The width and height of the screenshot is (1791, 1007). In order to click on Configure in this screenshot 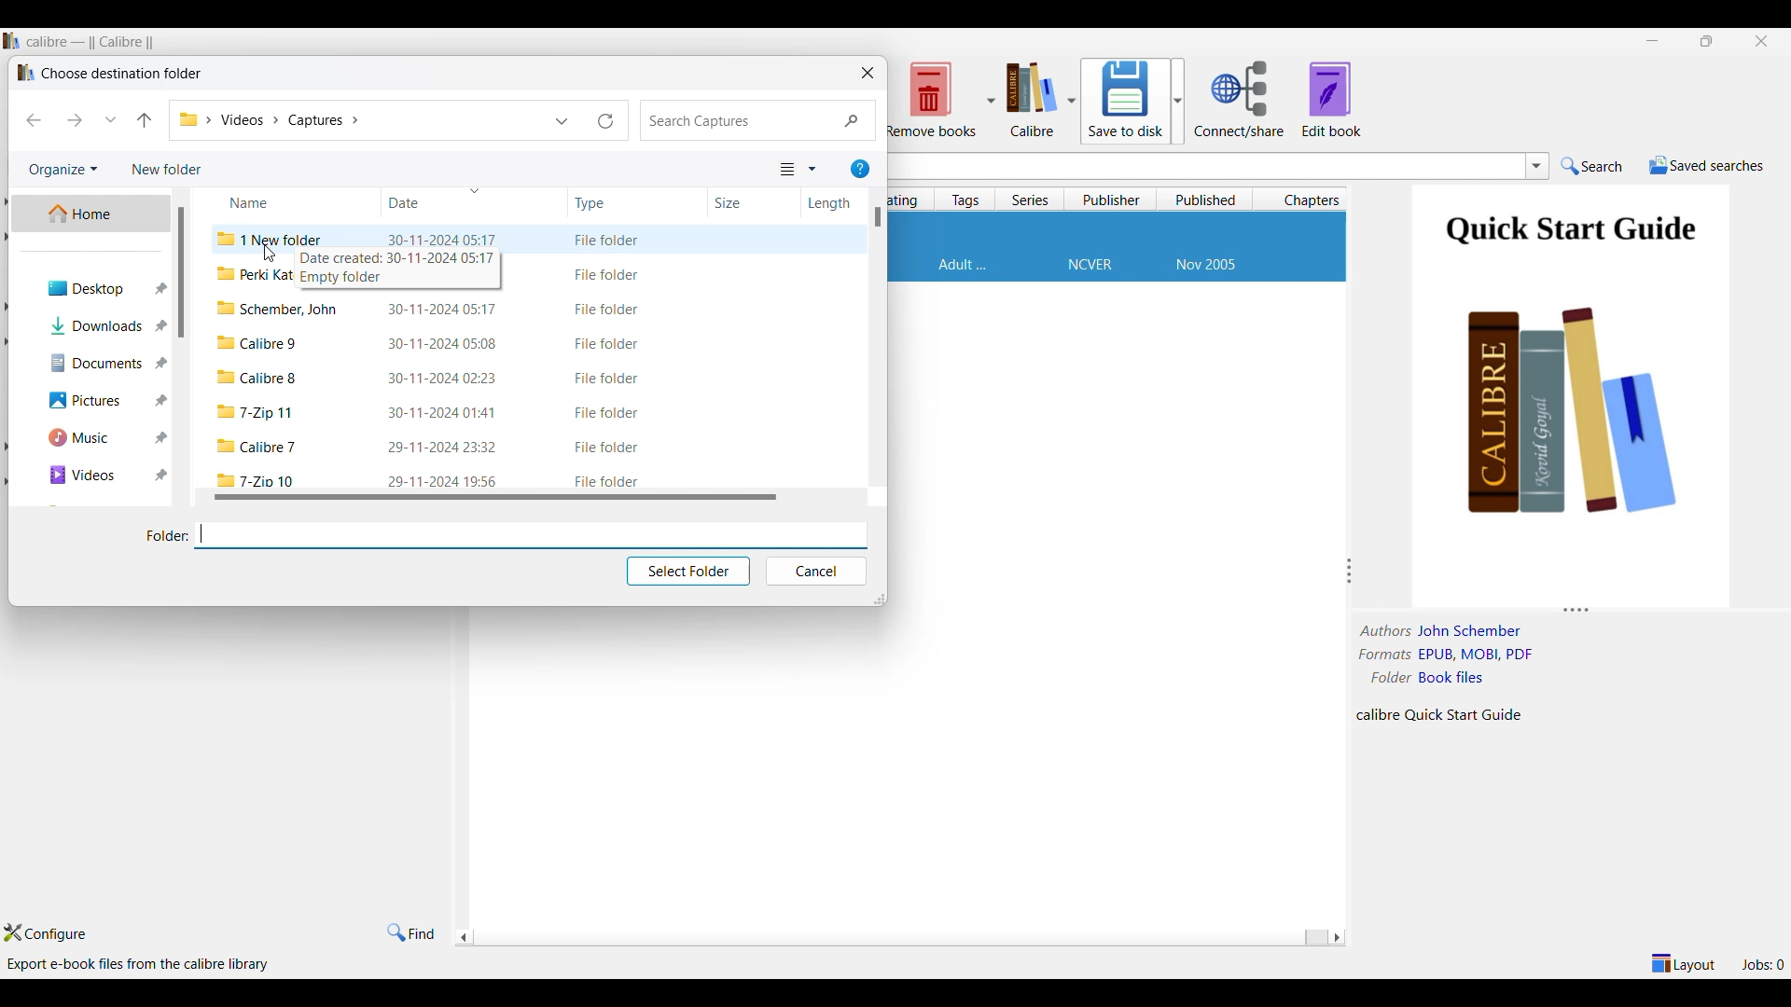, I will do `click(45, 932)`.